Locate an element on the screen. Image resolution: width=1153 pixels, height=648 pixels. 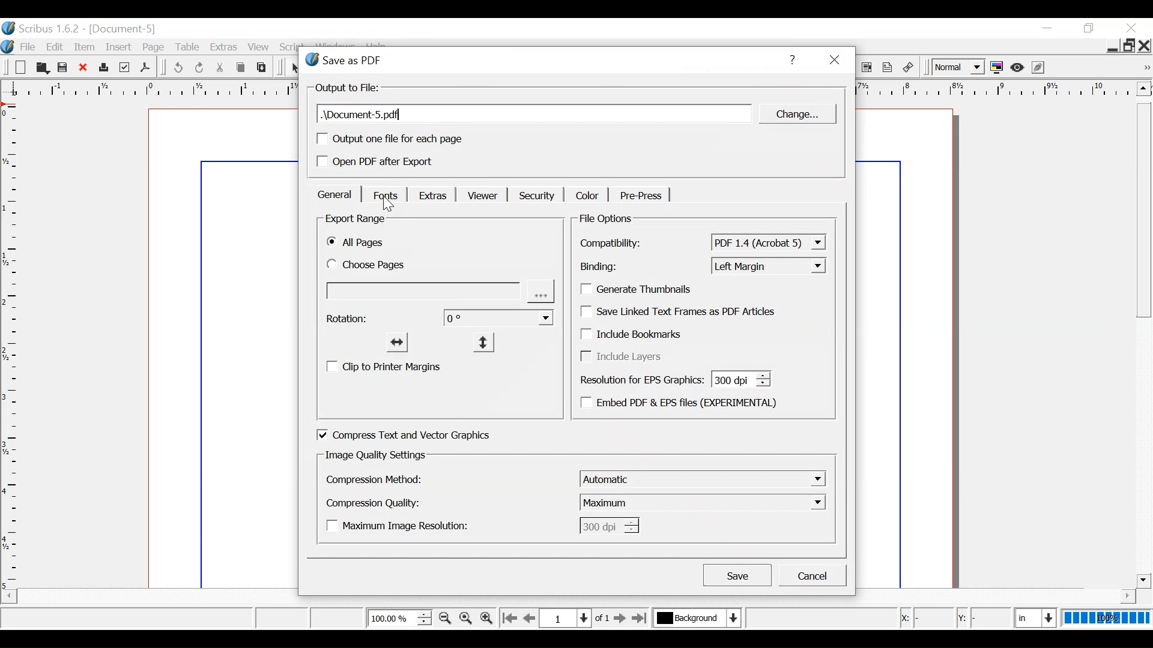
Mirror pages Vertically is located at coordinates (481, 341).